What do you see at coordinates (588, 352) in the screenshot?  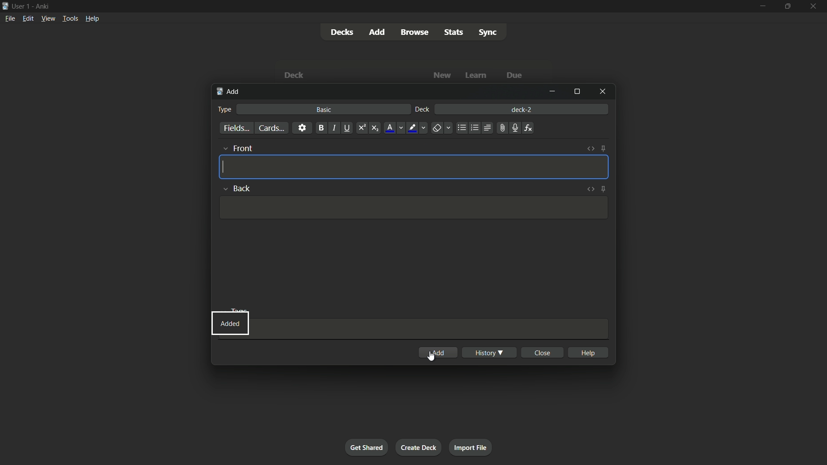 I see `help` at bounding box center [588, 352].